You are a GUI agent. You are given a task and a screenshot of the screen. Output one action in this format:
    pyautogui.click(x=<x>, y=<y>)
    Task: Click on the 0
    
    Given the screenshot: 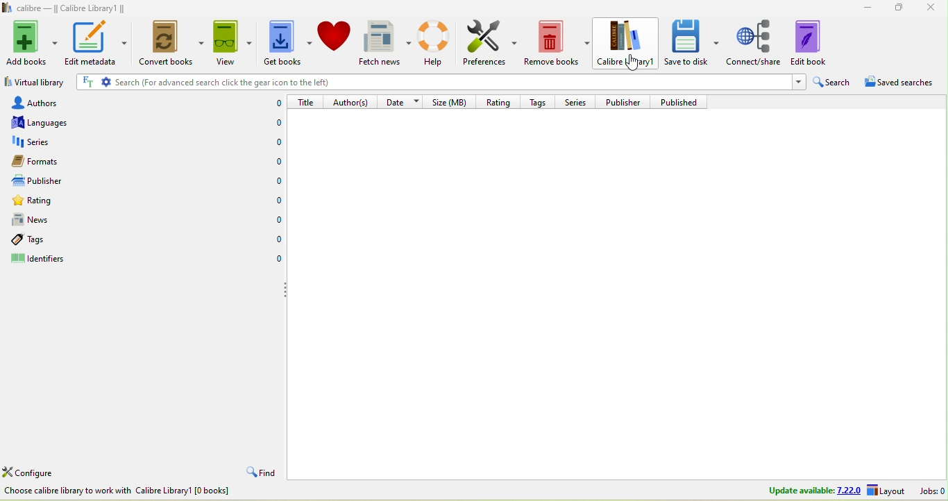 What is the action you would take?
    pyautogui.click(x=273, y=103)
    